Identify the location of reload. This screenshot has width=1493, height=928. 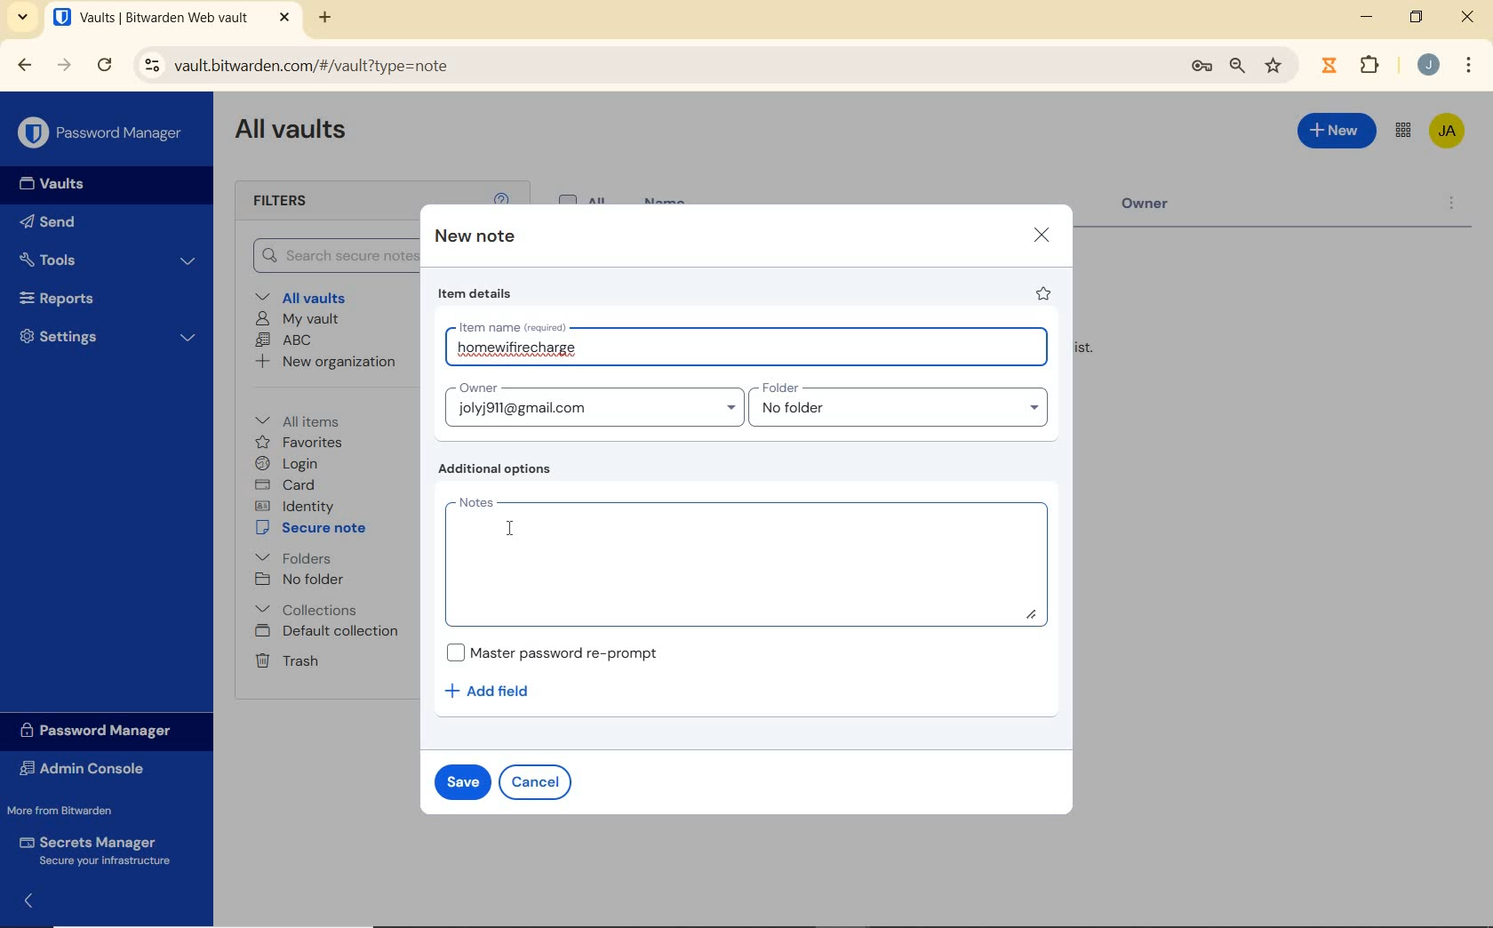
(104, 66).